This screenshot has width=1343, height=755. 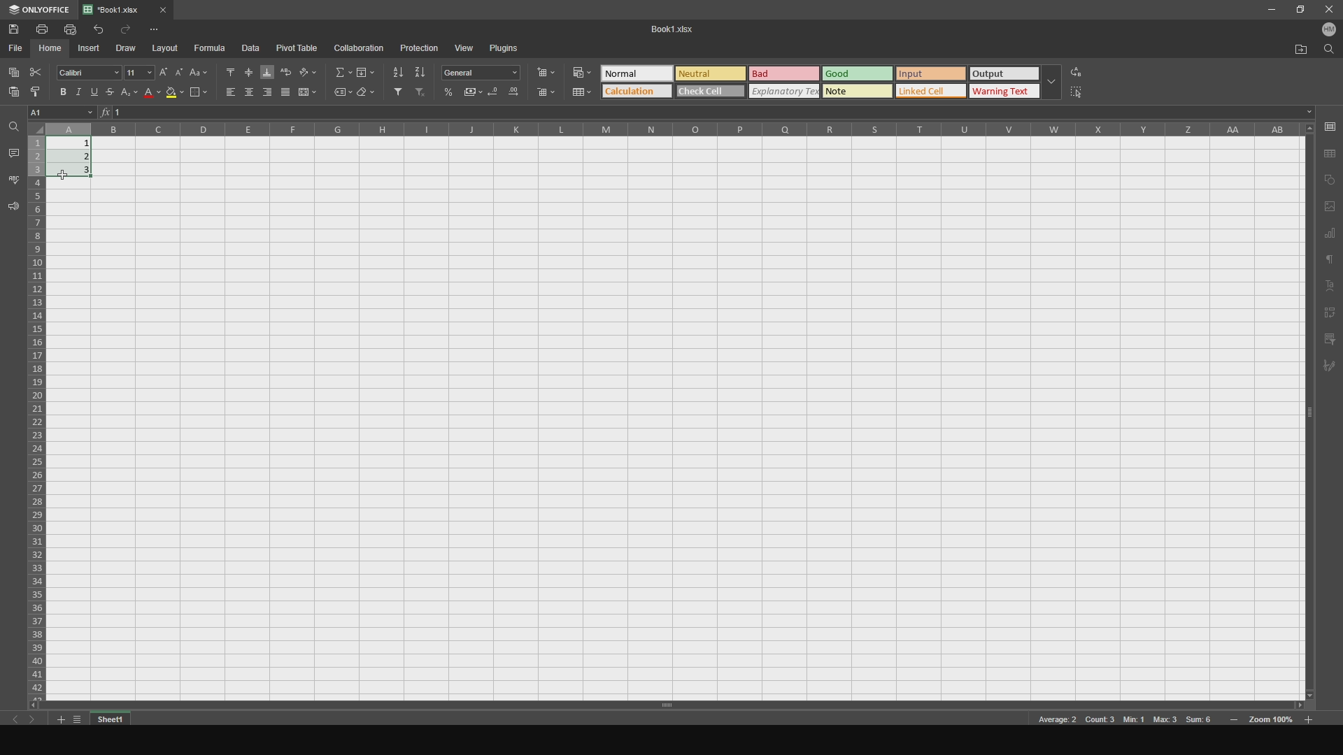 I want to click on maxiize, so click(x=1298, y=11).